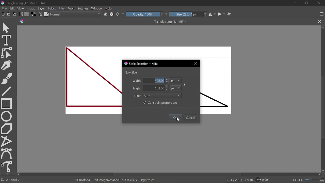 The height and width of the screenshot is (183, 325). Describe the element at coordinates (7, 116) in the screenshot. I see `Ellipse tool` at that location.